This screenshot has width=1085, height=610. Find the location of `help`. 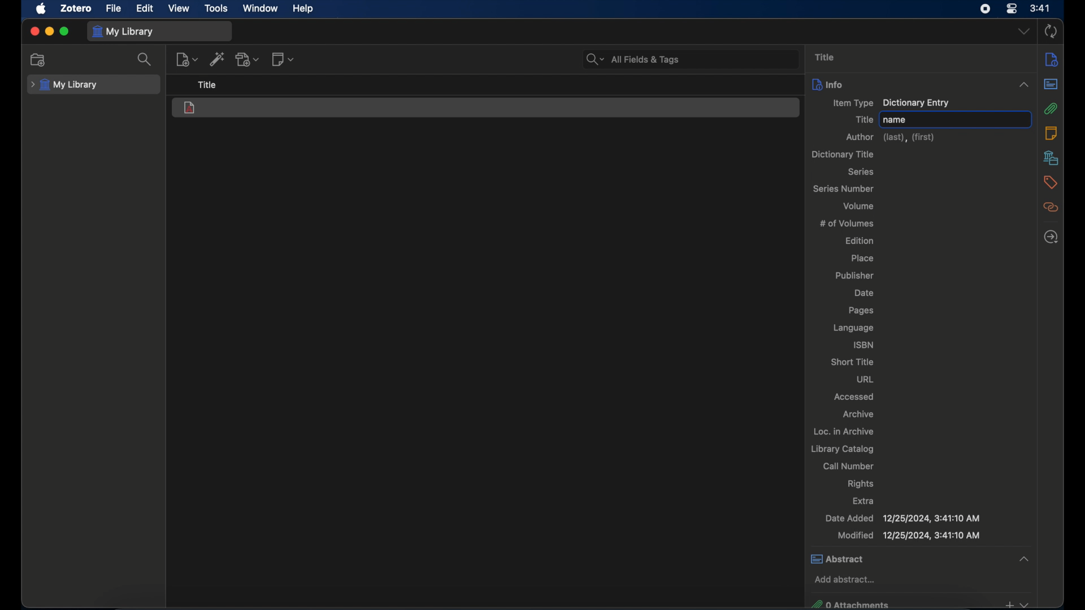

help is located at coordinates (304, 9).